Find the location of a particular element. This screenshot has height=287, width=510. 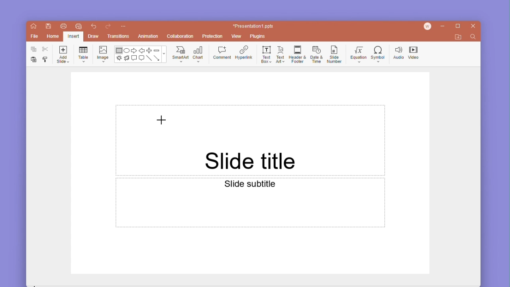

collaboration is located at coordinates (180, 36).